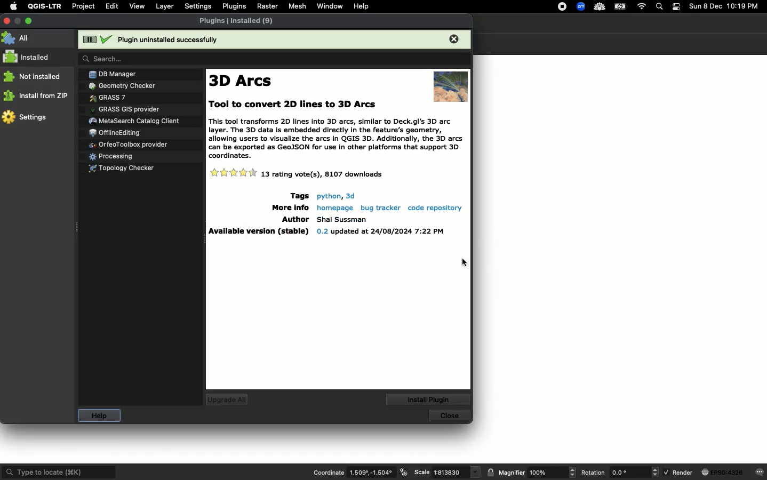  I want to click on Help, so click(362, 5).